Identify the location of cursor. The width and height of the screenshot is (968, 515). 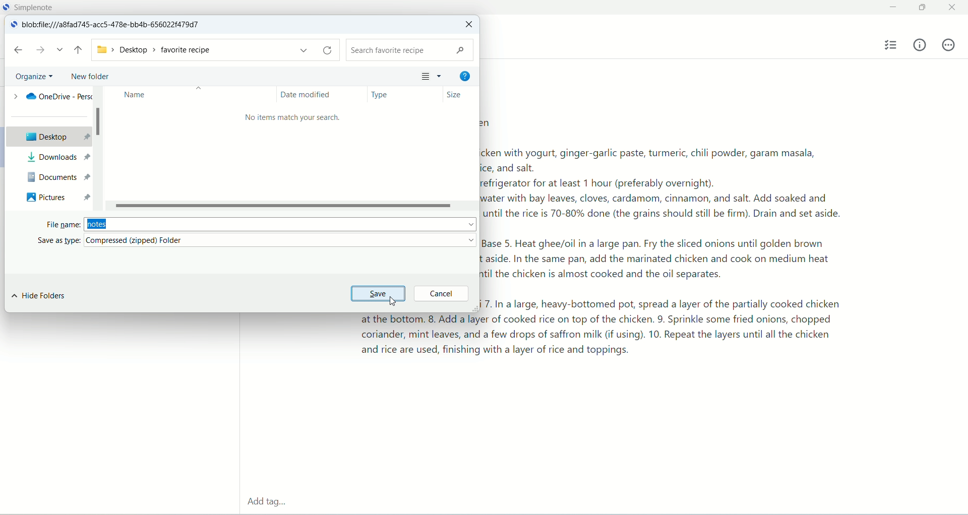
(391, 303).